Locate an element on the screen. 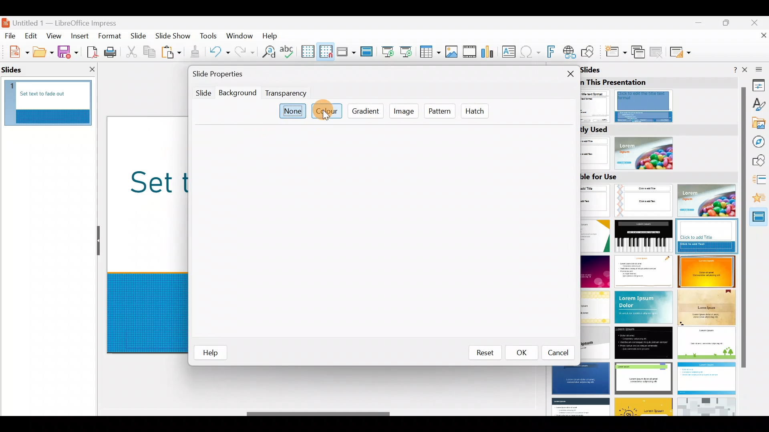  Cut is located at coordinates (133, 52).